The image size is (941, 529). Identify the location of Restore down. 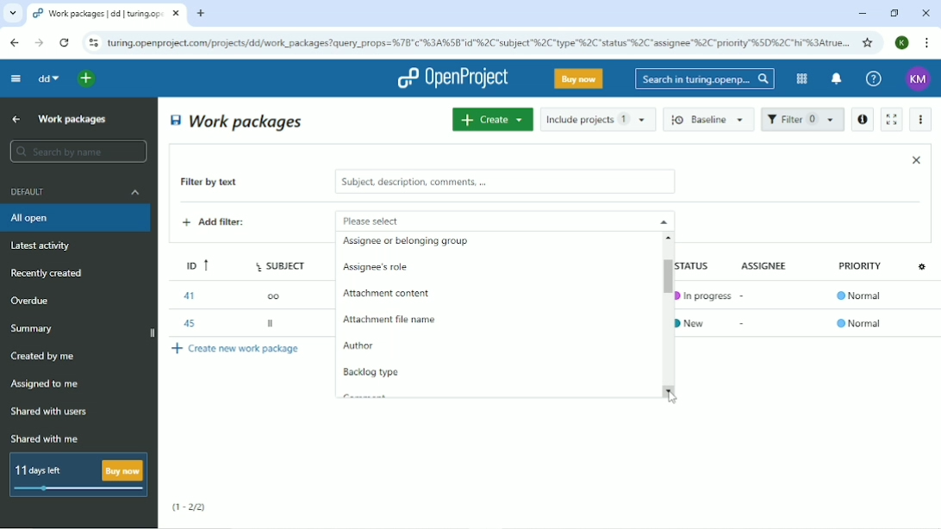
(894, 13).